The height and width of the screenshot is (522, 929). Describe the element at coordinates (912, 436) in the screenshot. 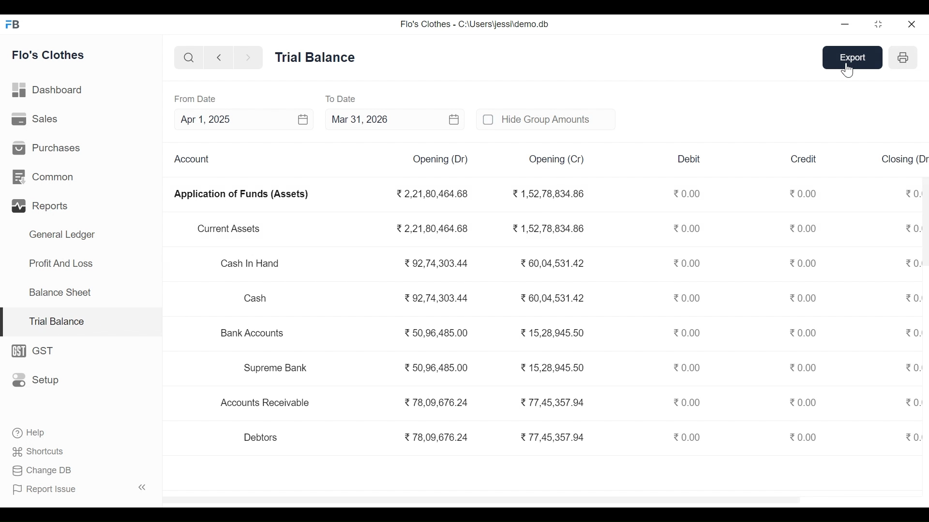

I see `0.00` at that location.